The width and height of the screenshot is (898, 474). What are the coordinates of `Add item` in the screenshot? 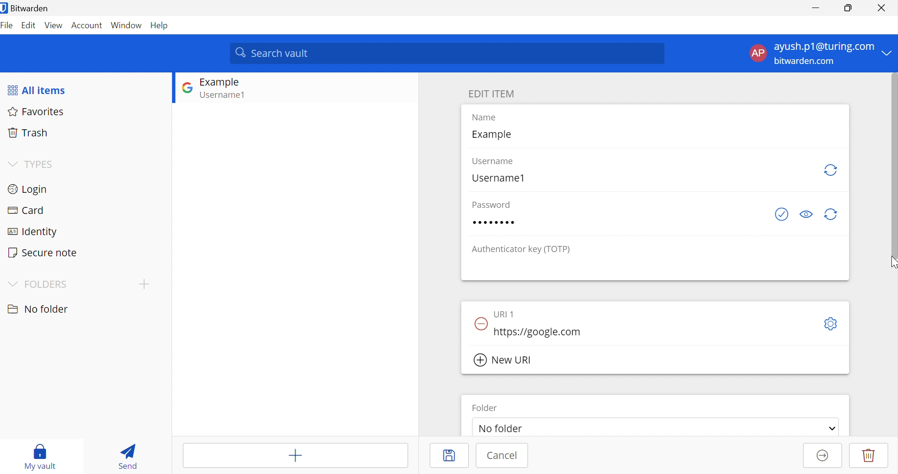 It's located at (294, 454).